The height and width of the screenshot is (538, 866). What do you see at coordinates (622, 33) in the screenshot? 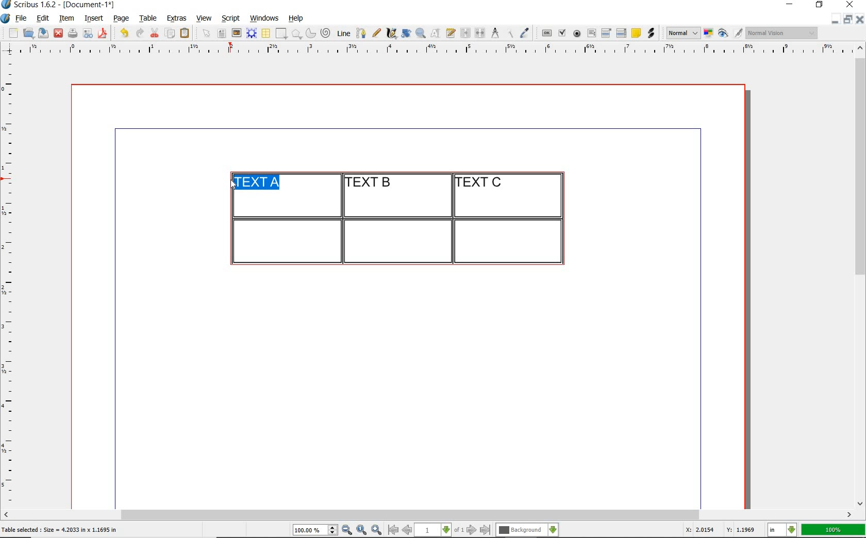
I see `pdf list box` at bounding box center [622, 33].